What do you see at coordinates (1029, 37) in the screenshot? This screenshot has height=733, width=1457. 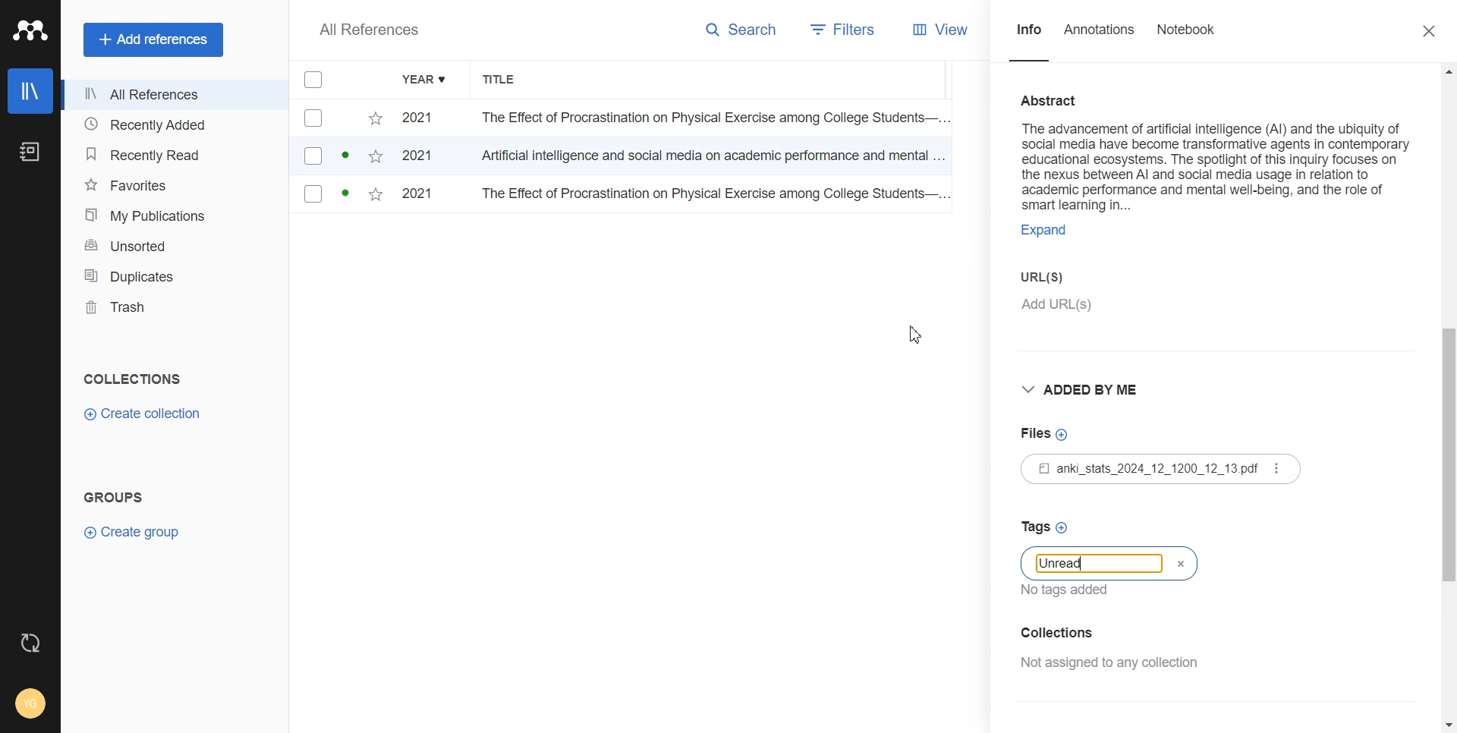 I see `Info` at bounding box center [1029, 37].